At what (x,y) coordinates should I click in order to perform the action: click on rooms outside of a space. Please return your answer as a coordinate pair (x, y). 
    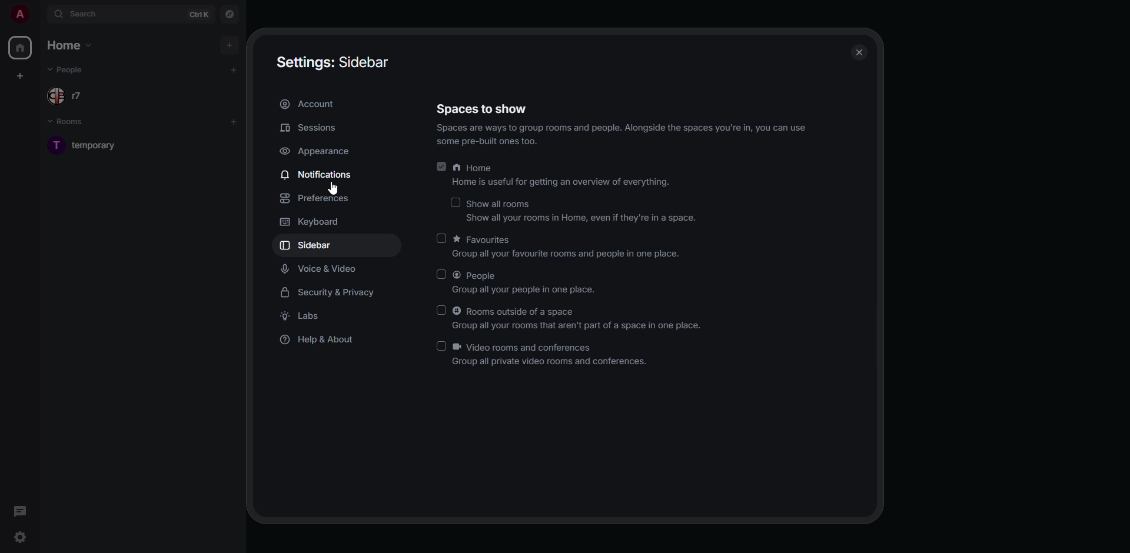
    Looking at the image, I should click on (580, 318).